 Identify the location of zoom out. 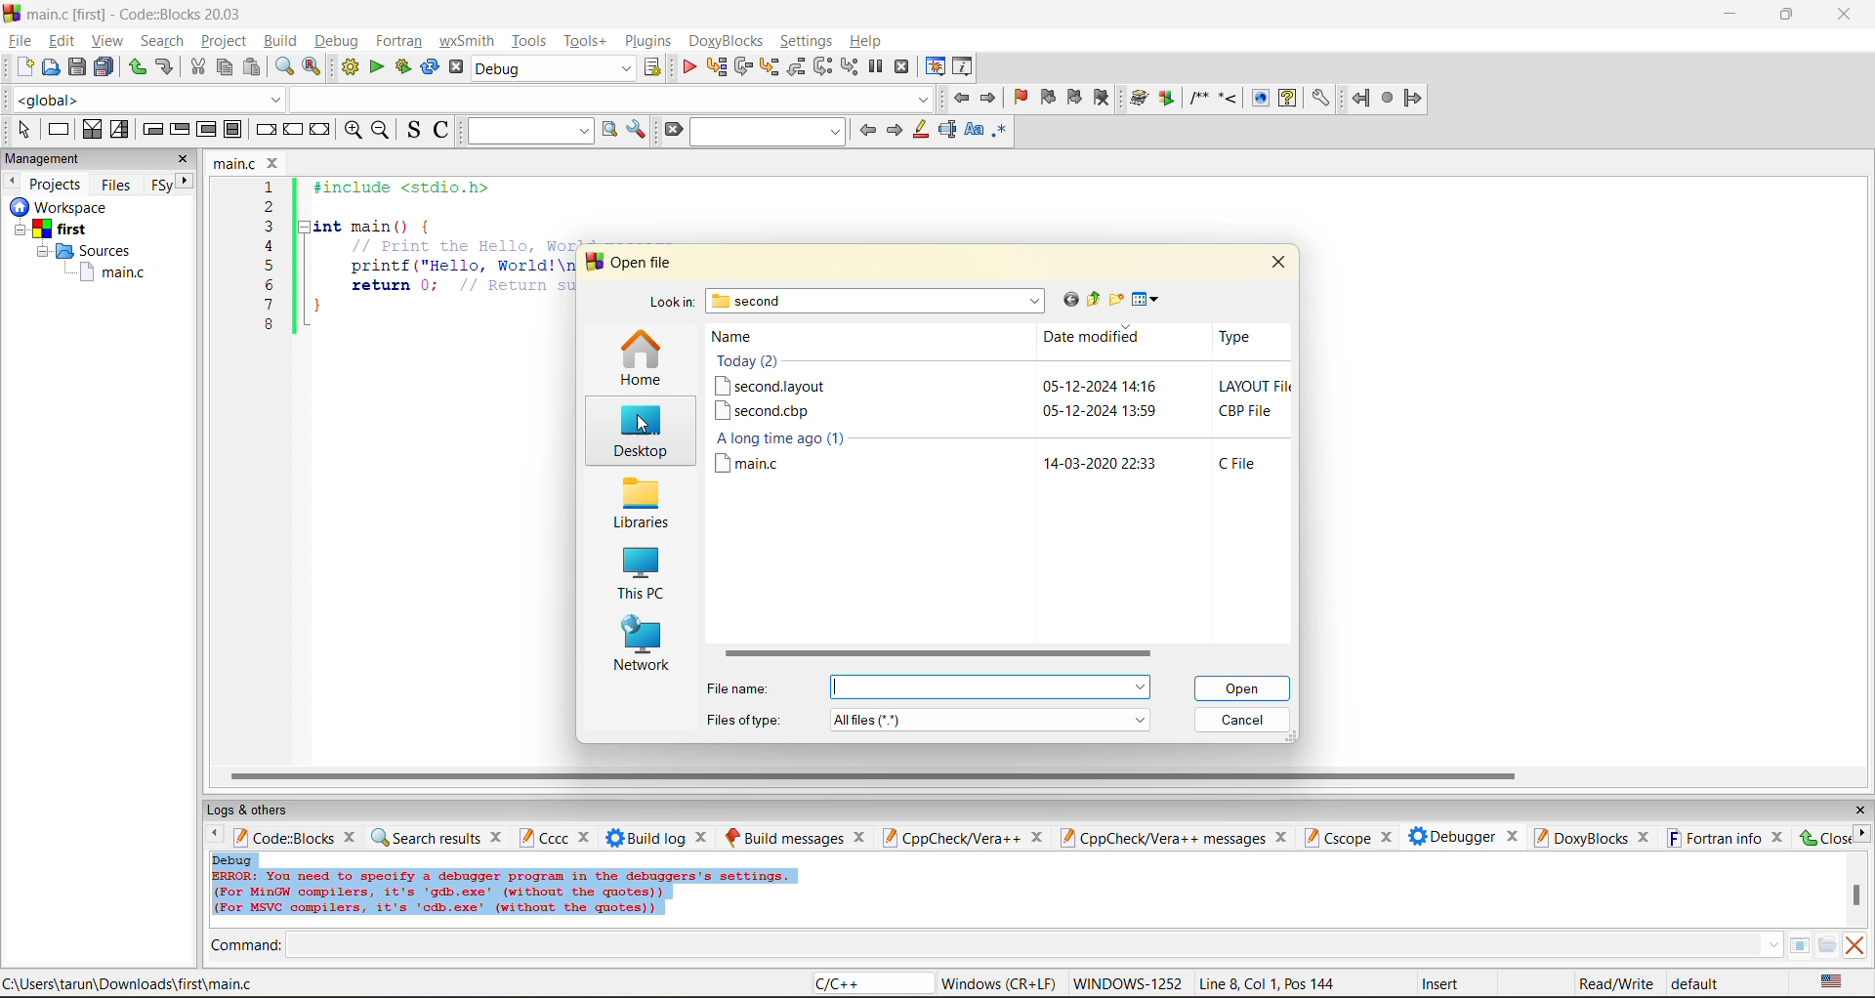
(380, 131).